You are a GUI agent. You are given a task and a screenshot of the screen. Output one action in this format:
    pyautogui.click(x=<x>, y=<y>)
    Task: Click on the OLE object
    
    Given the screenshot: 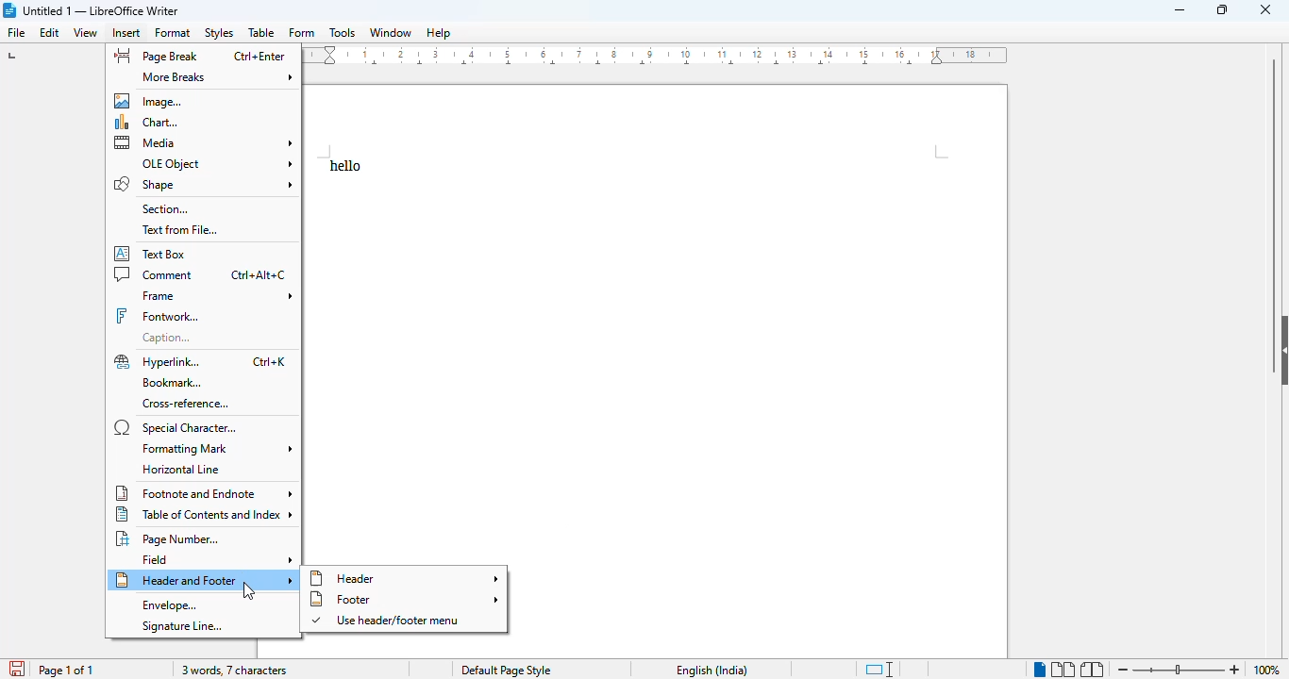 What is the action you would take?
    pyautogui.click(x=216, y=162)
    